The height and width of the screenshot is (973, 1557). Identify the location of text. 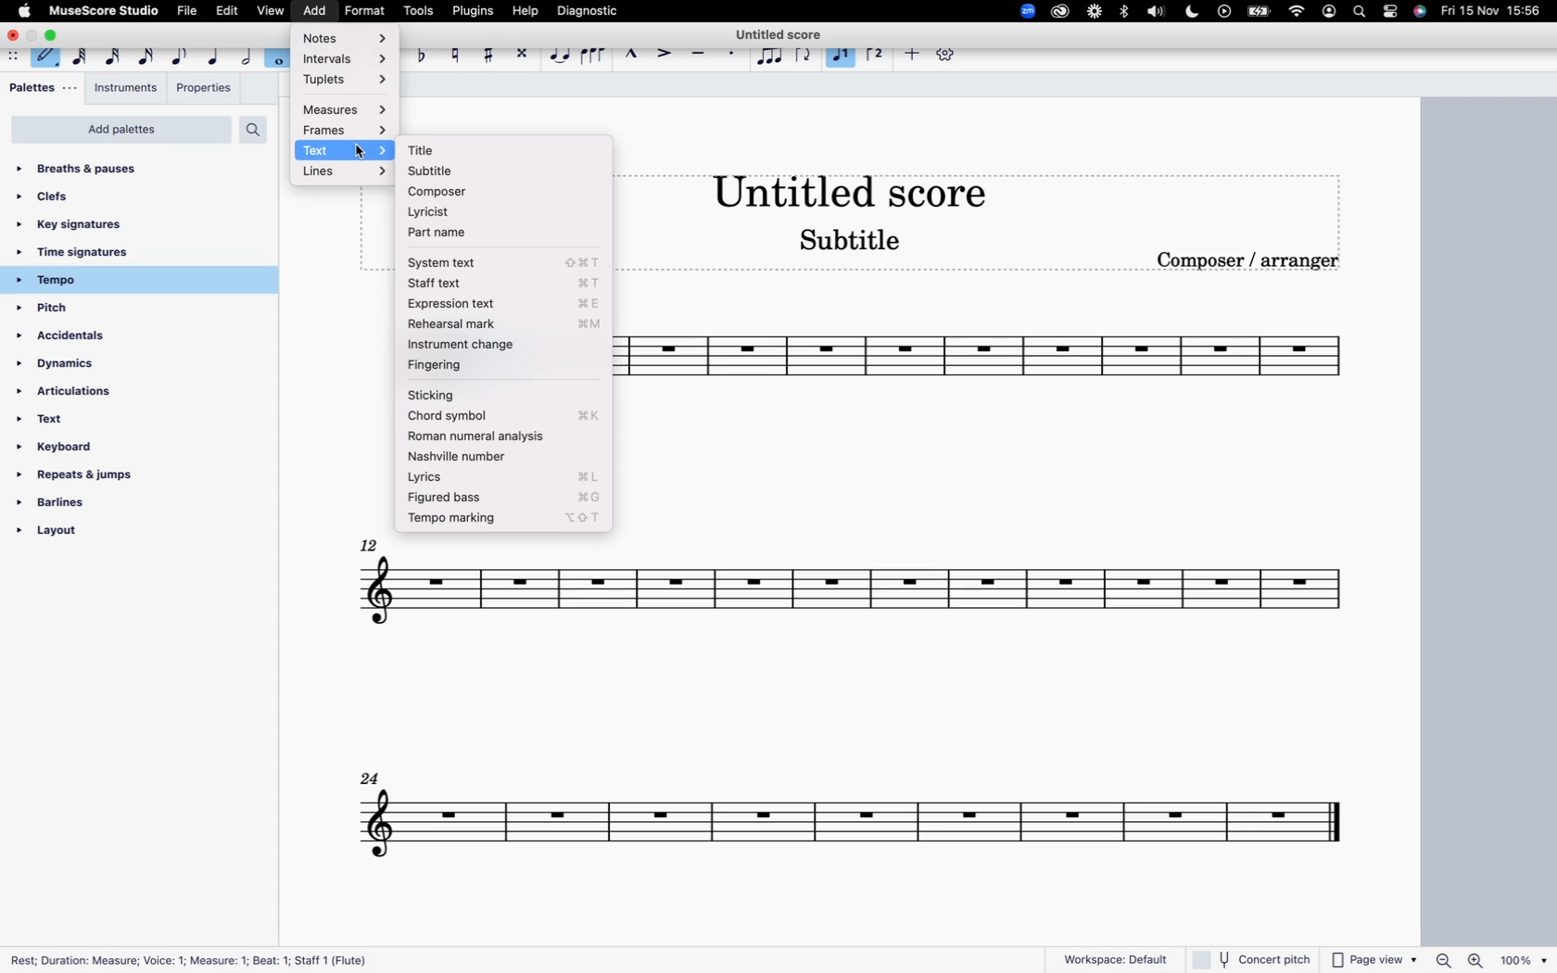
(94, 423).